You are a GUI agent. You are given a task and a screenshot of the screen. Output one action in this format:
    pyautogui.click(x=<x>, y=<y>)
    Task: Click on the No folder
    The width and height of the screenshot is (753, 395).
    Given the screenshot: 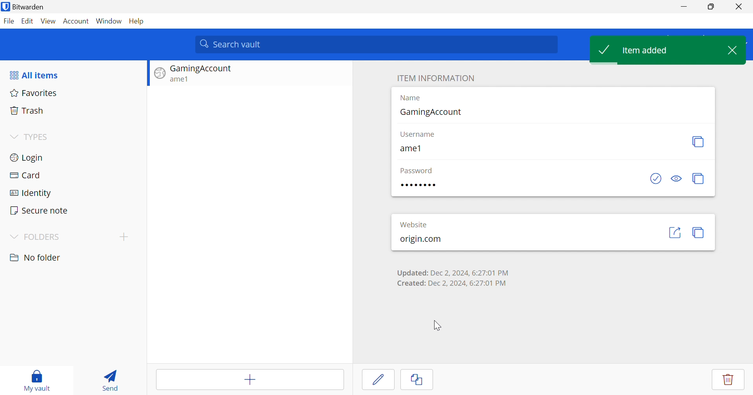 What is the action you would take?
    pyautogui.click(x=36, y=257)
    